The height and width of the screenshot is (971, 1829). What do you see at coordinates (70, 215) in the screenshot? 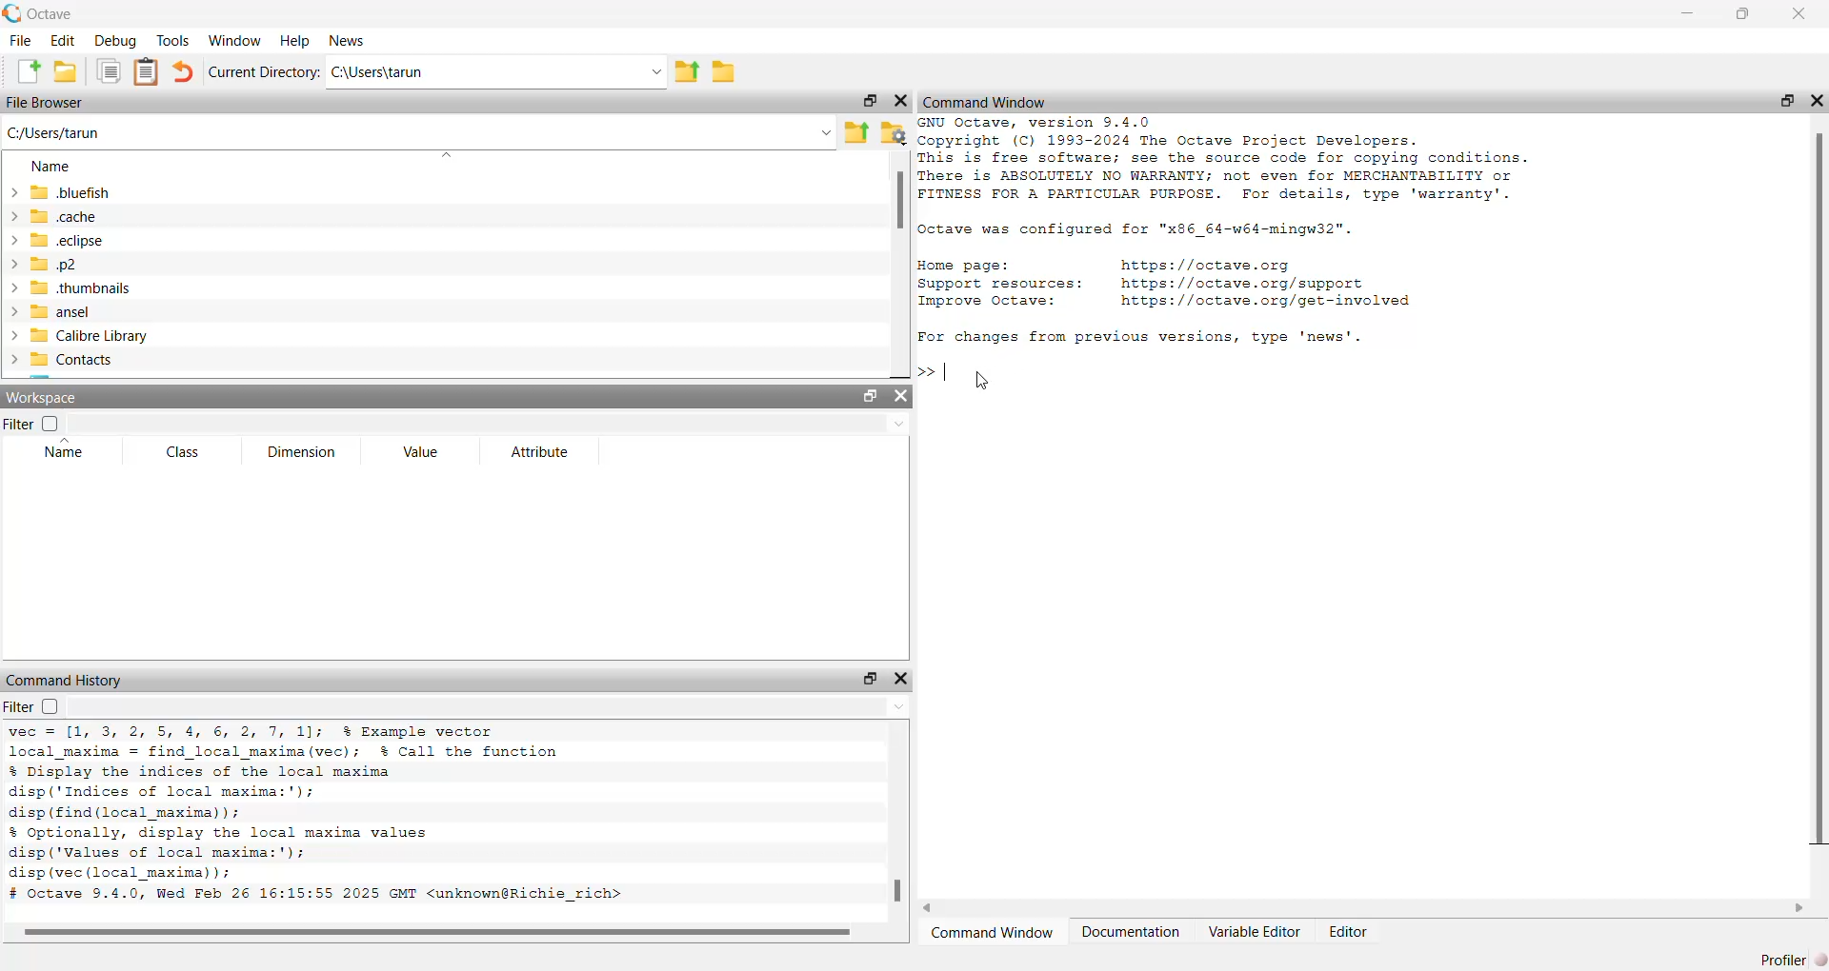
I see `.cache` at bounding box center [70, 215].